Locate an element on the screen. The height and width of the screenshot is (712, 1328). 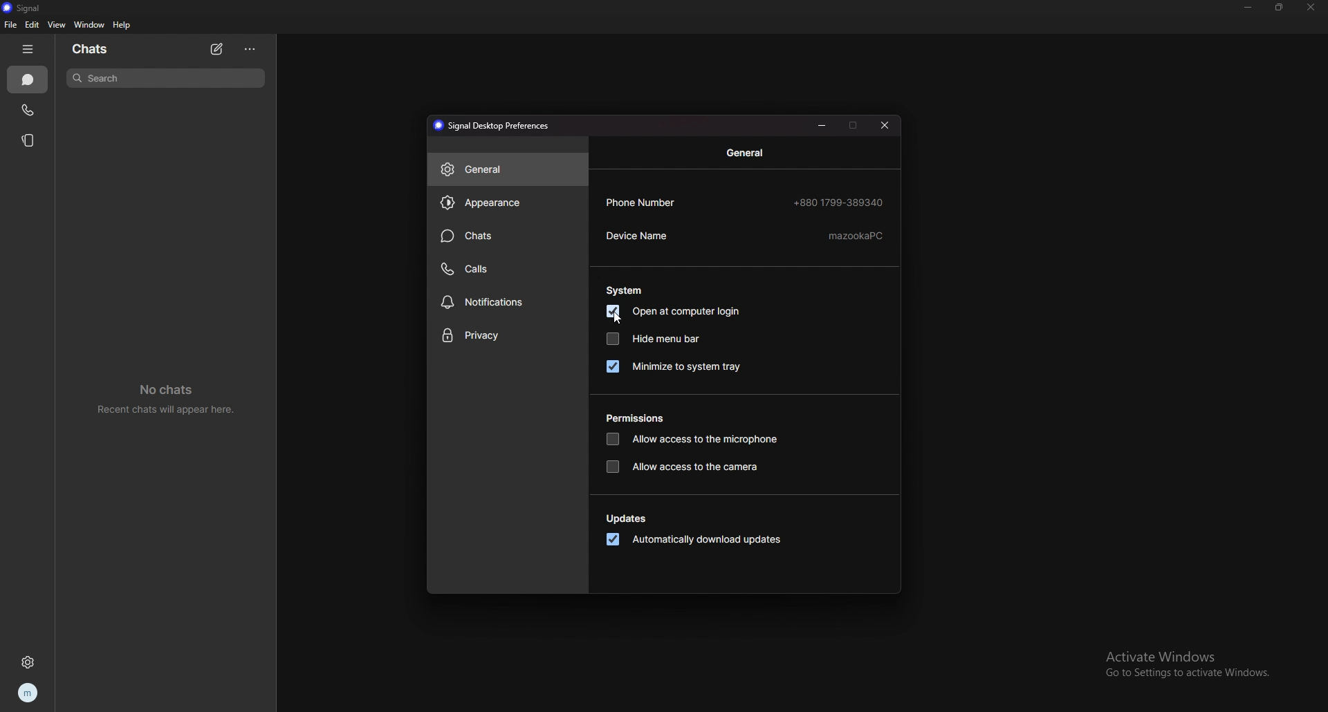
resize is located at coordinates (1280, 7).